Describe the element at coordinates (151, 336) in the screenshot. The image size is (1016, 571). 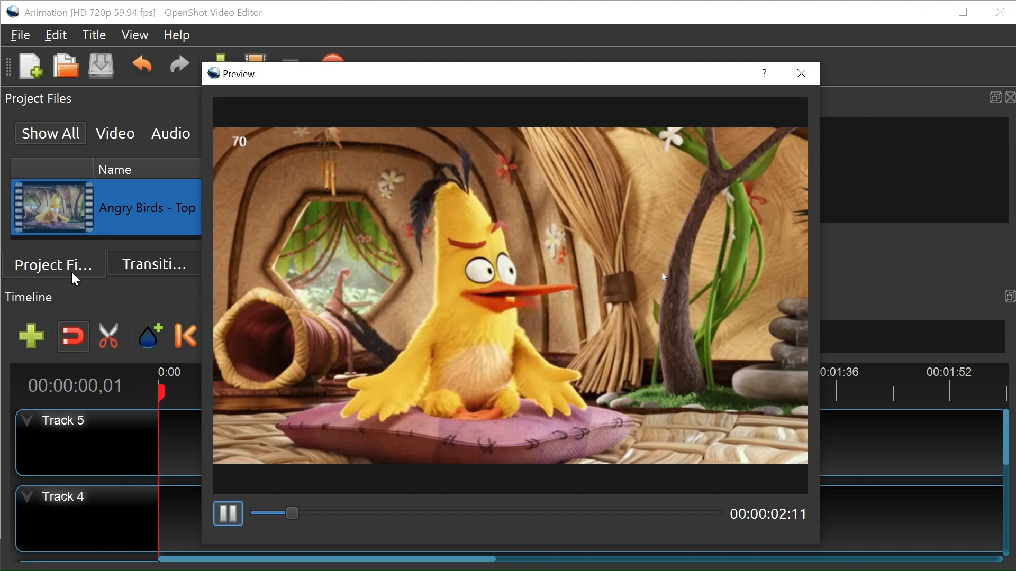
I see `Add Marker` at that location.